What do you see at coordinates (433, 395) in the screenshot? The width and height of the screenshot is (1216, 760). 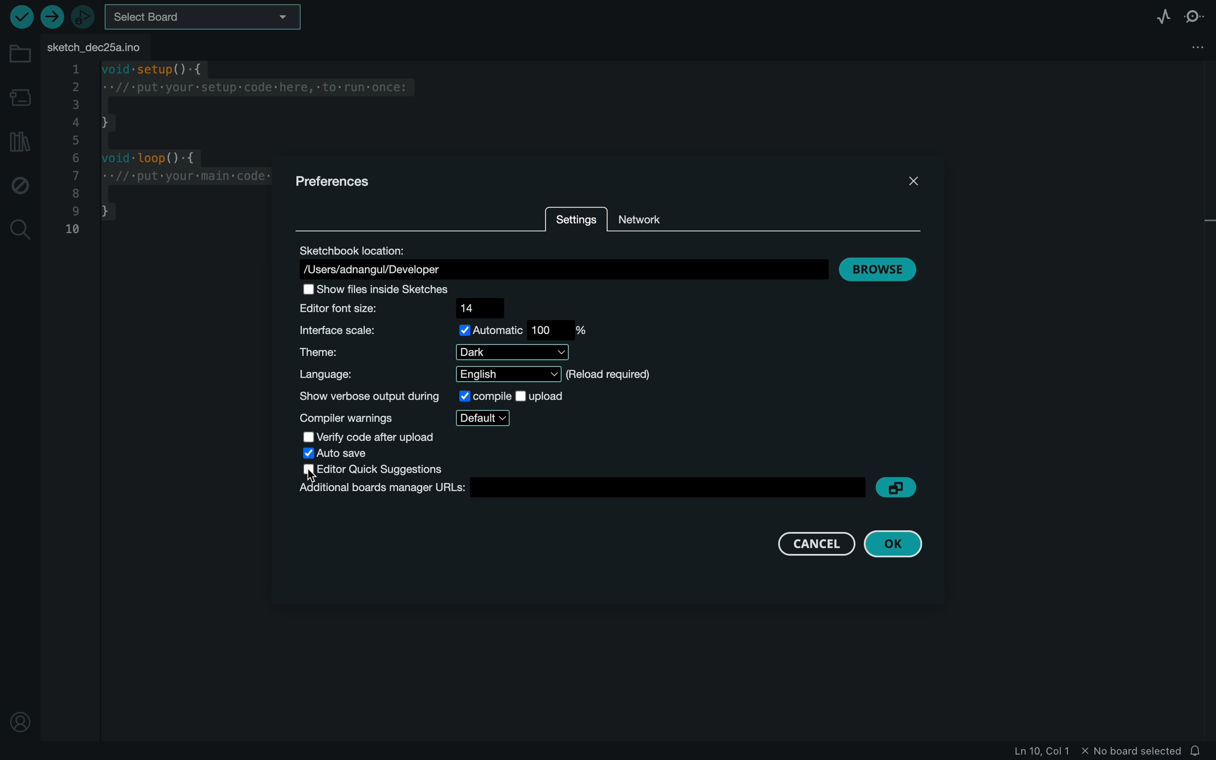 I see `show  verbose` at bounding box center [433, 395].